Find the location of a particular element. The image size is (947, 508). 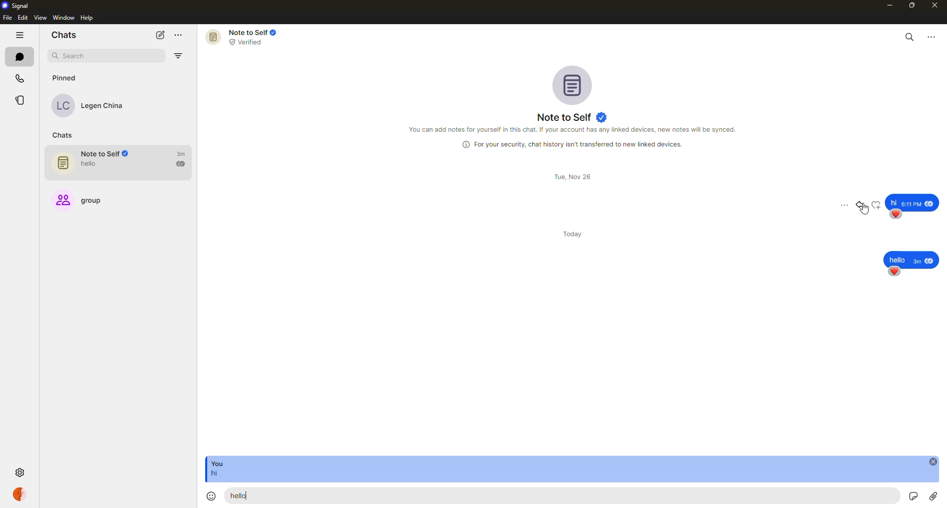

record is located at coordinates (911, 495).